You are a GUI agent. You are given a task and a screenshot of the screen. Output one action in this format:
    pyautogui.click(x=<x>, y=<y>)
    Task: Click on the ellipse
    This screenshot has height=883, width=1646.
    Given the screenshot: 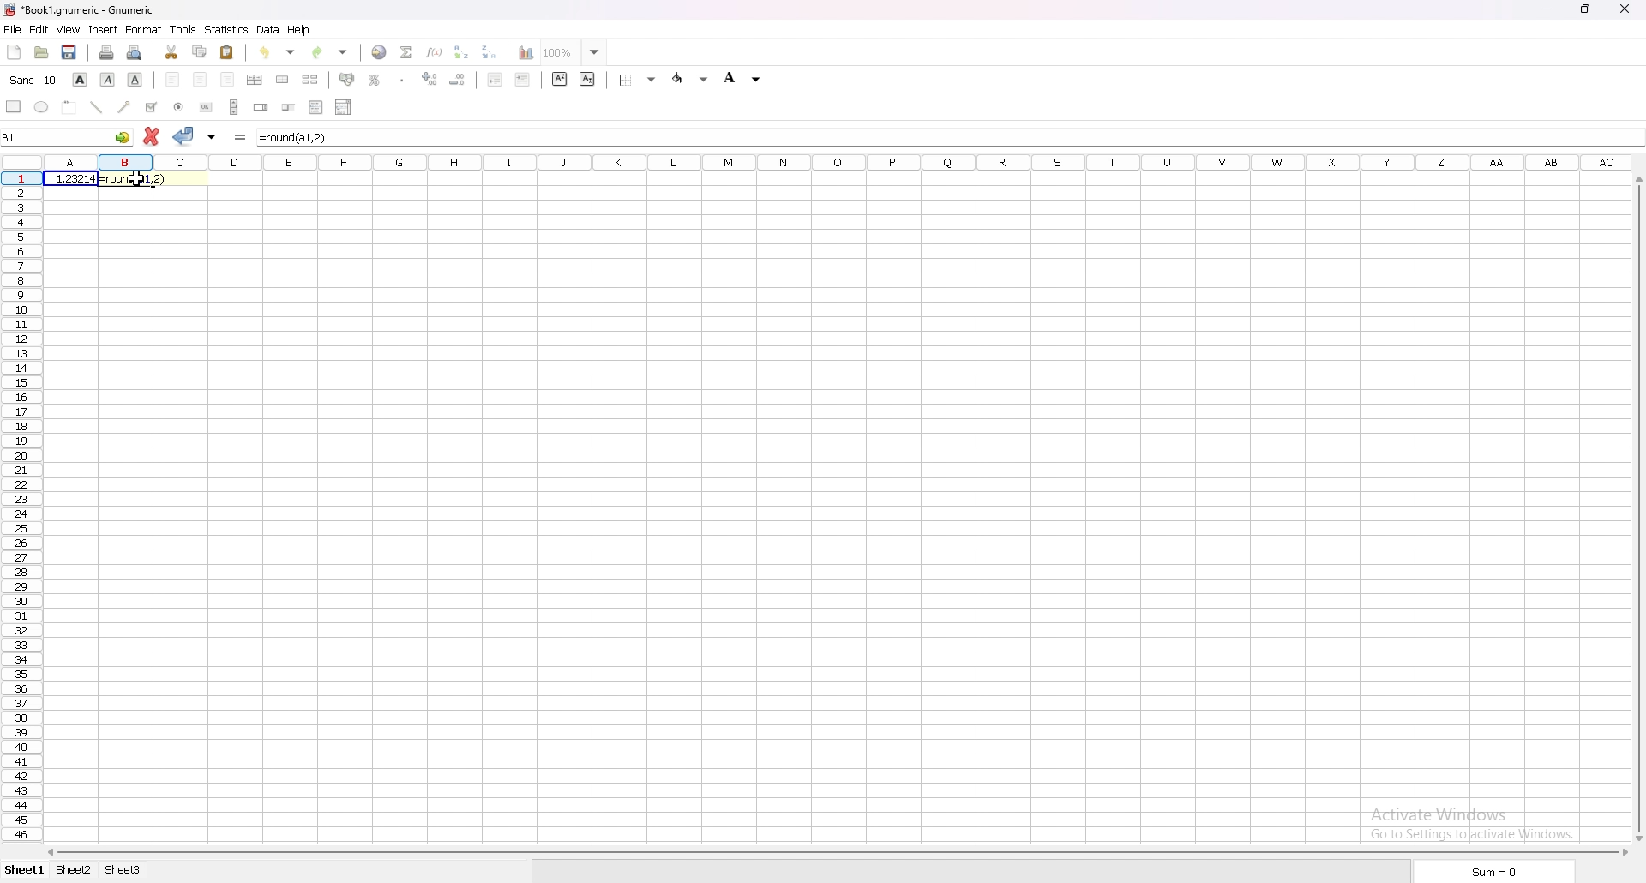 What is the action you would take?
    pyautogui.click(x=41, y=107)
    